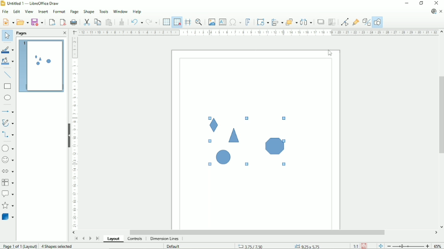 This screenshot has width=444, height=249. Describe the element at coordinates (104, 11) in the screenshot. I see `Tools` at that location.